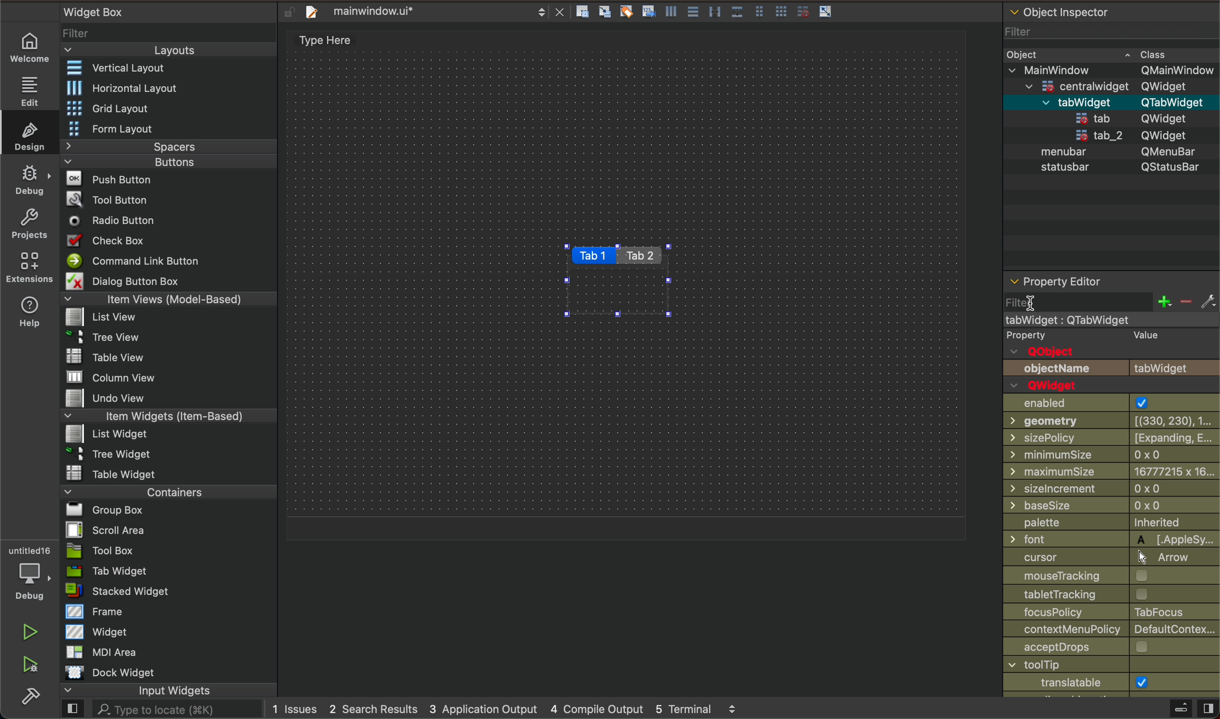  What do you see at coordinates (171, 691) in the screenshot?
I see `input widgets` at bounding box center [171, 691].